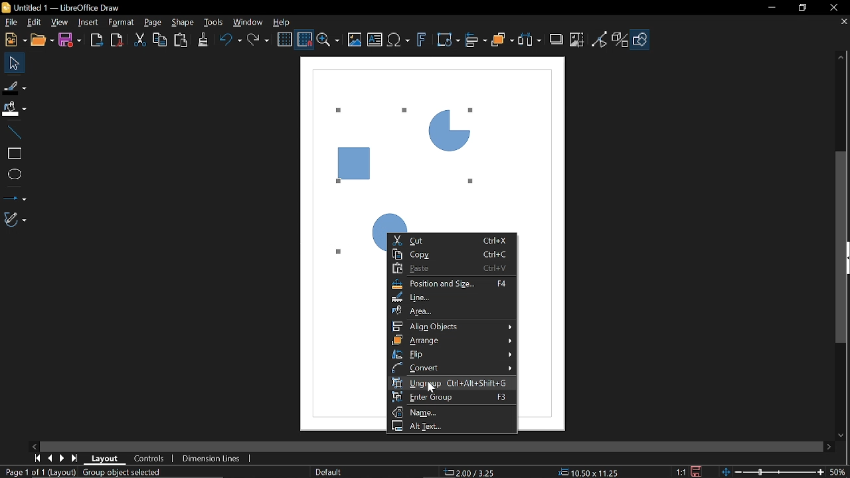 This screenshot has height=478, width=850. I want to click on restore down, so click(800, 9).